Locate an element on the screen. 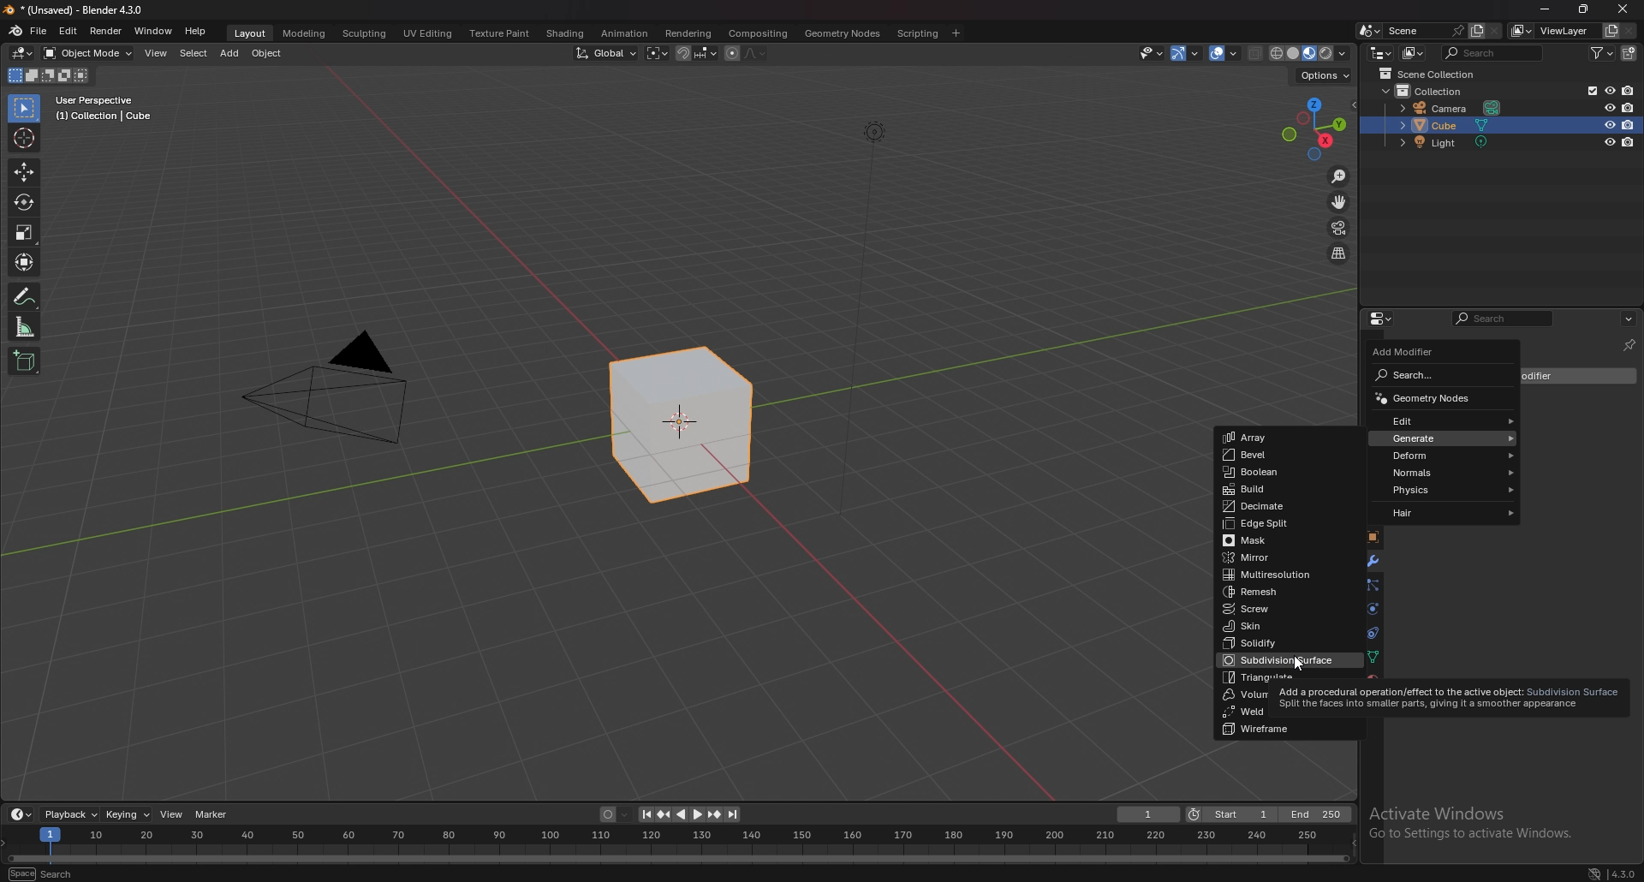 The image size is (1644, 882). editor type is located at coordinates (21, 814).